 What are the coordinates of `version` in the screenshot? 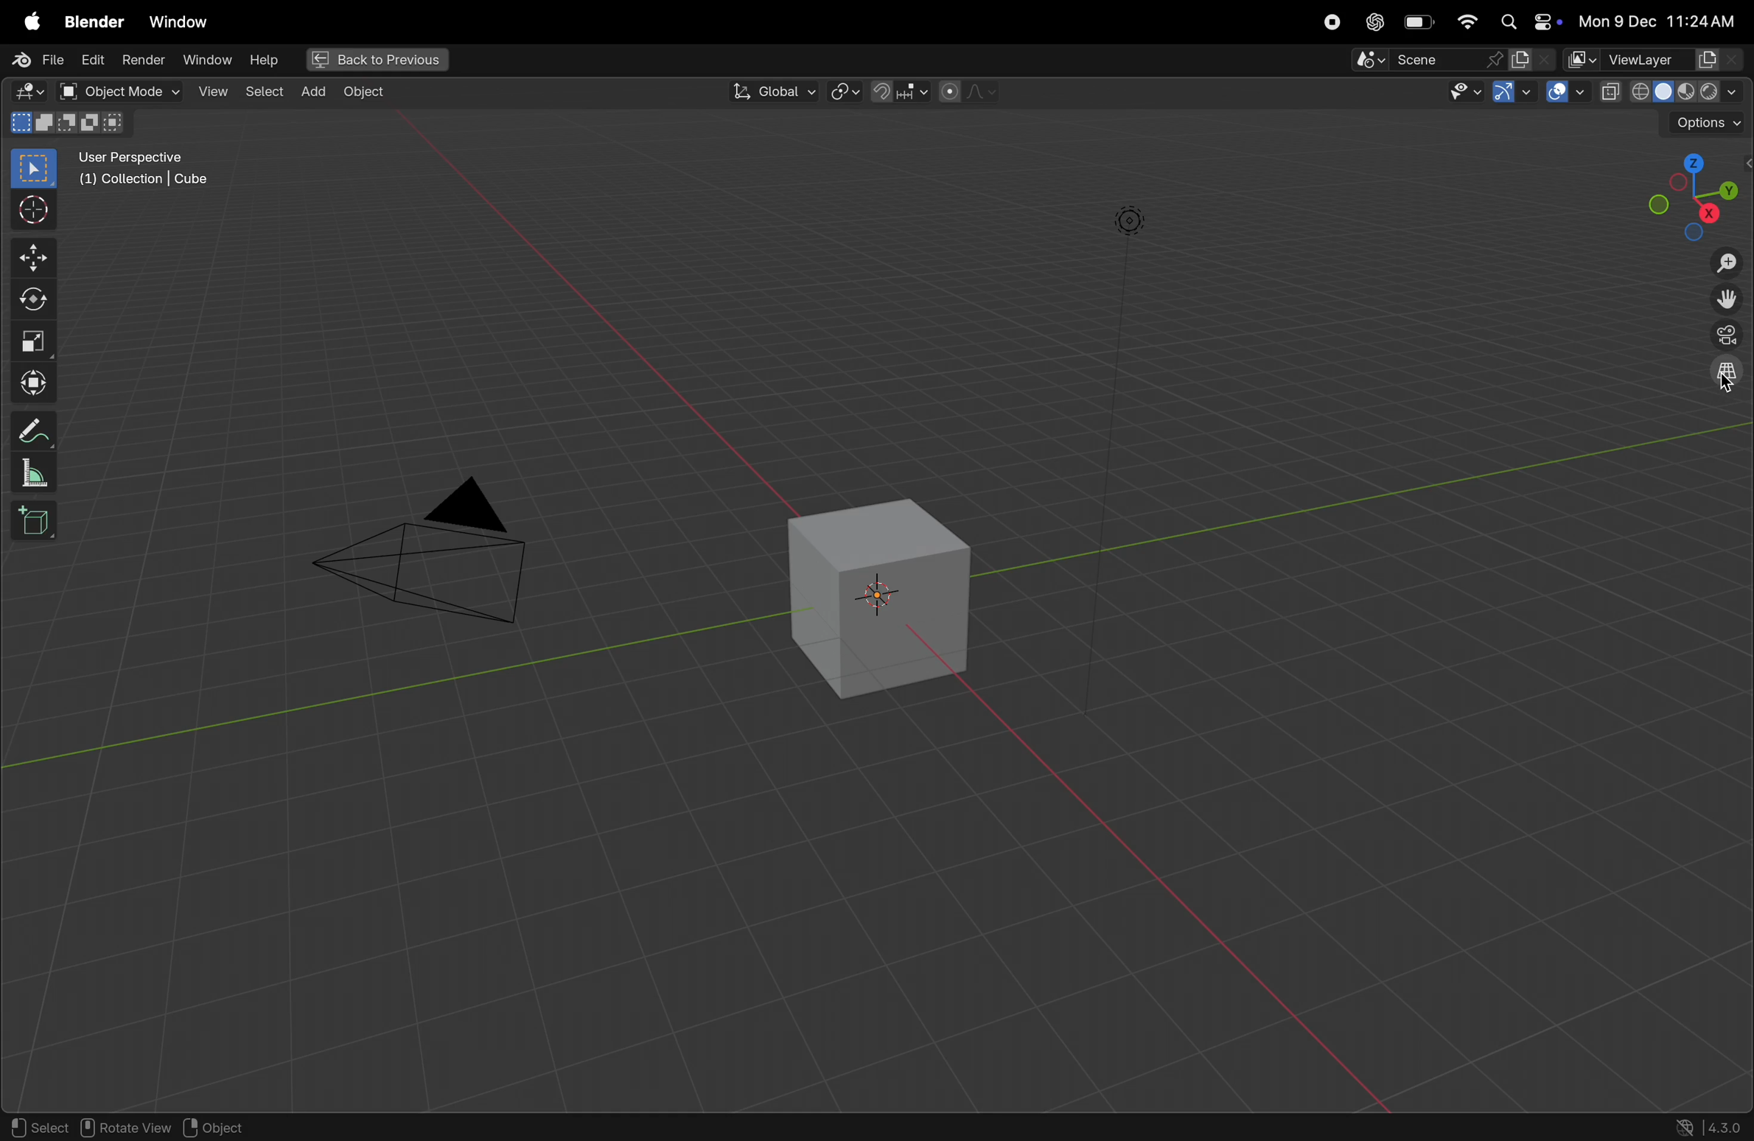 It's located at (1707, 1127).